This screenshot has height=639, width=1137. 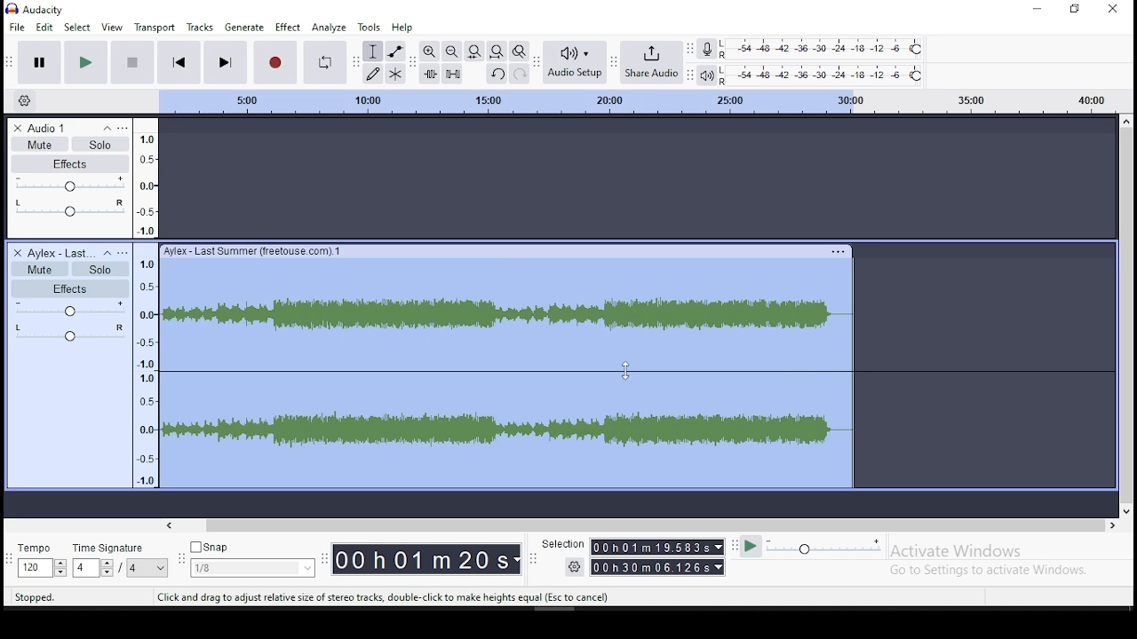 What do you see at coordinates (123, 126) in the screenshot?
I see `open menu` at bounding box center [123, 126].